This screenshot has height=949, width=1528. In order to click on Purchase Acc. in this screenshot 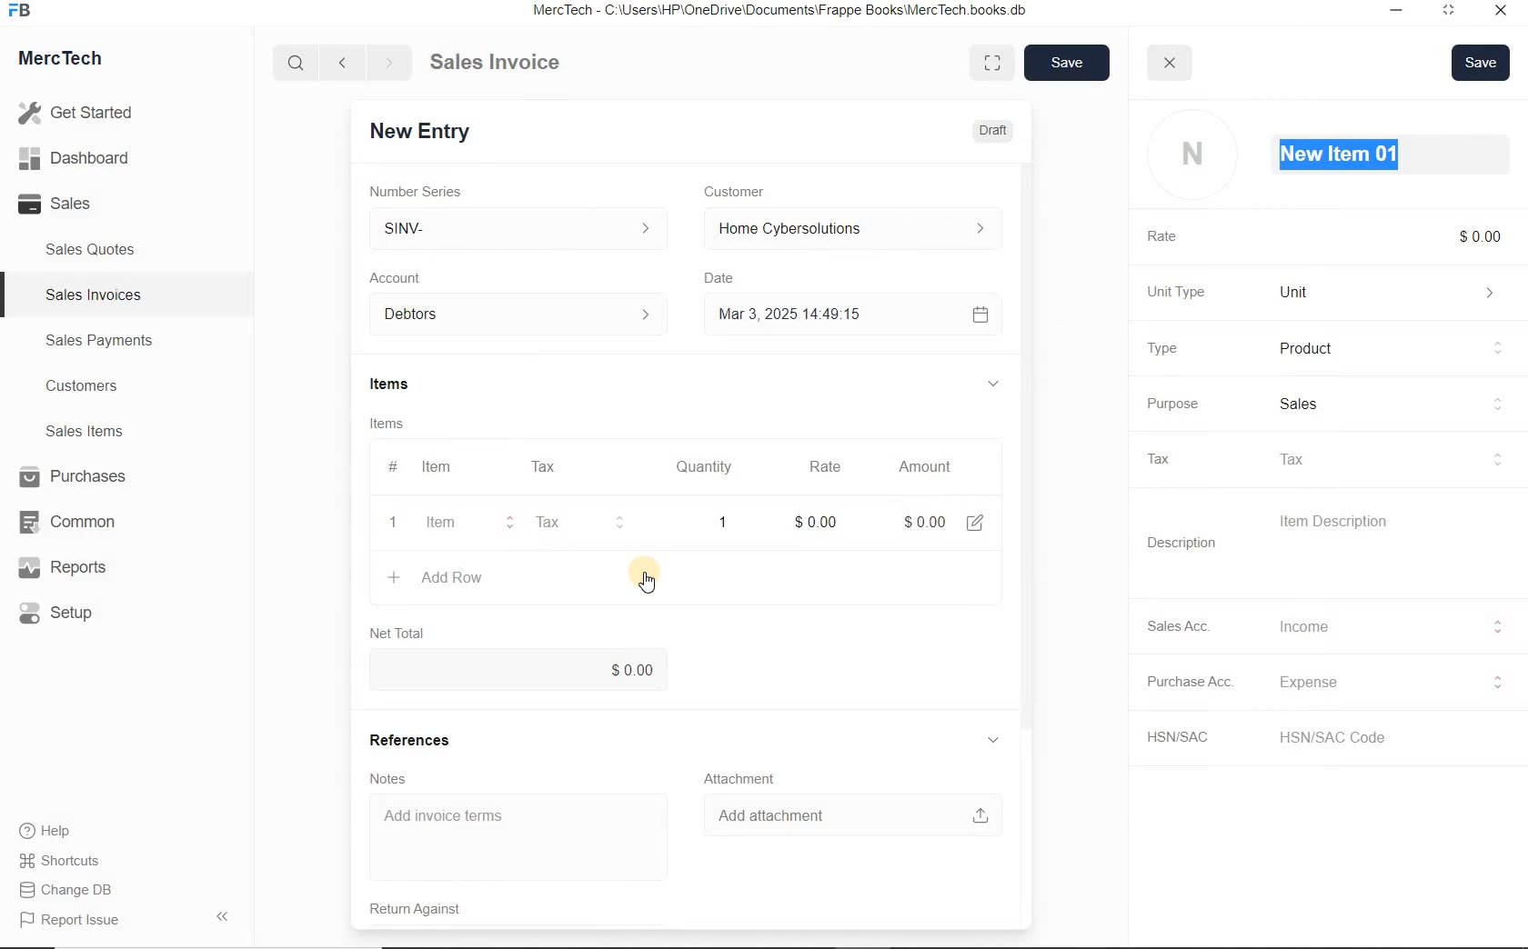, I will do `click(1192, 684)`.